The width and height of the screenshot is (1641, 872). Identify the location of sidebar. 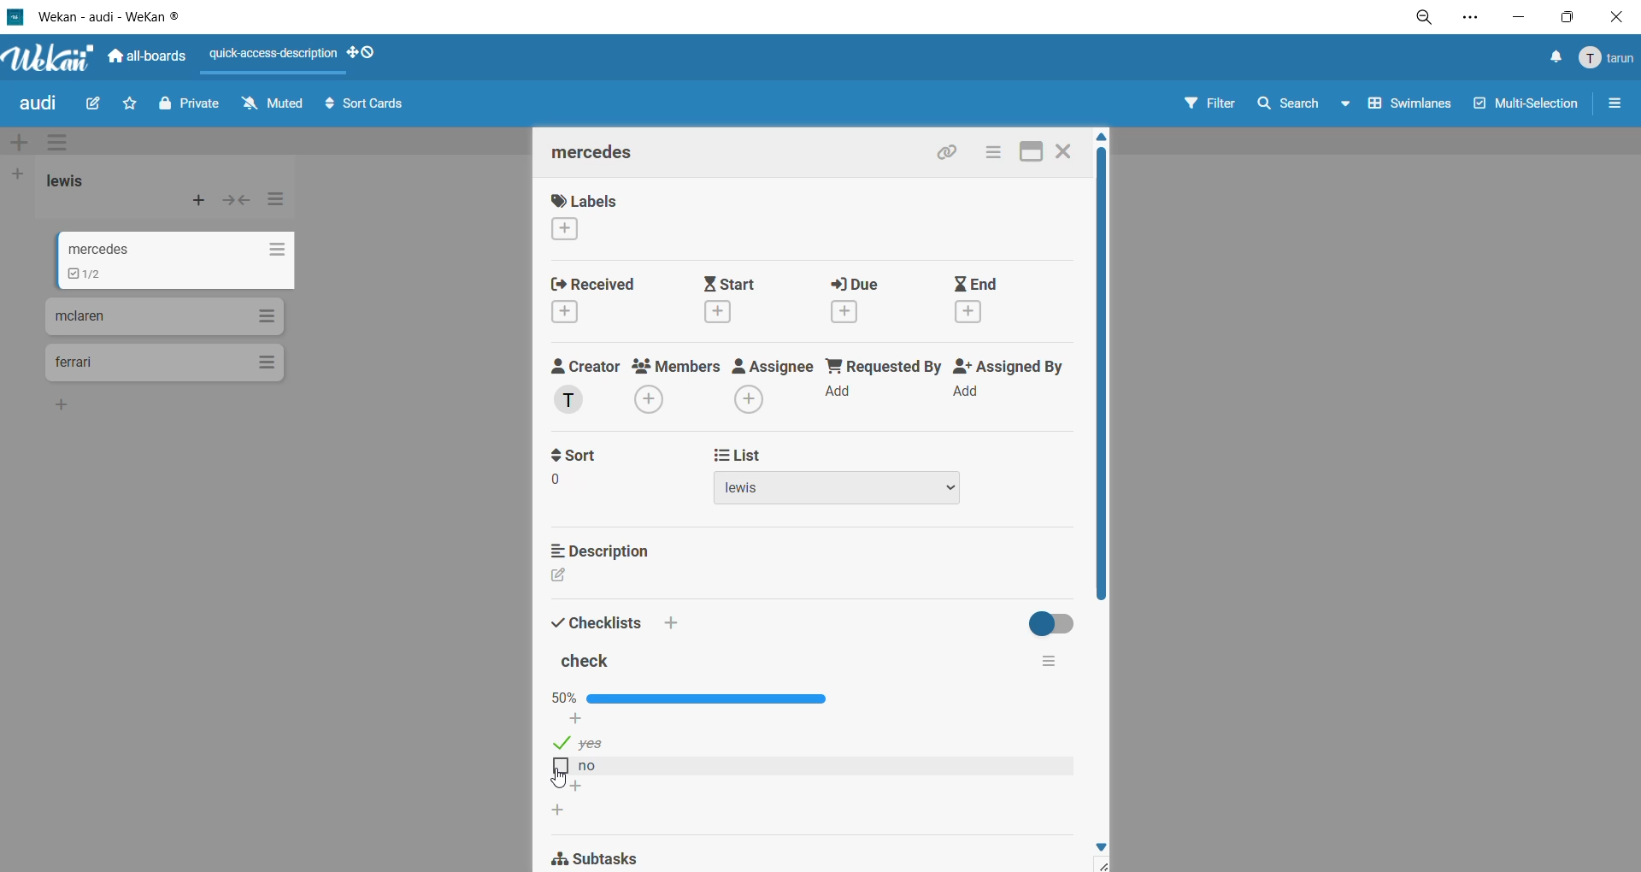
(1610, 104).